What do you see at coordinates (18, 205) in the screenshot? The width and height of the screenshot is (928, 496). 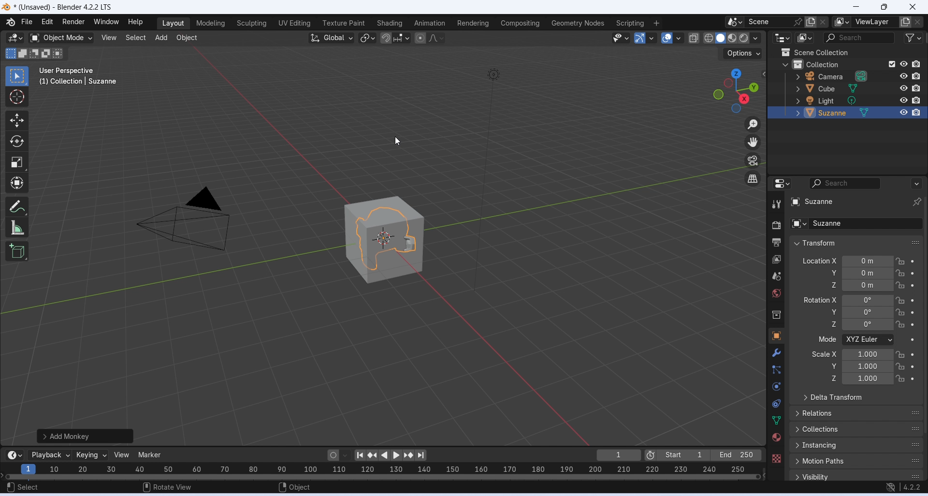 I see `Annotate` at bounding box center [18, 205].